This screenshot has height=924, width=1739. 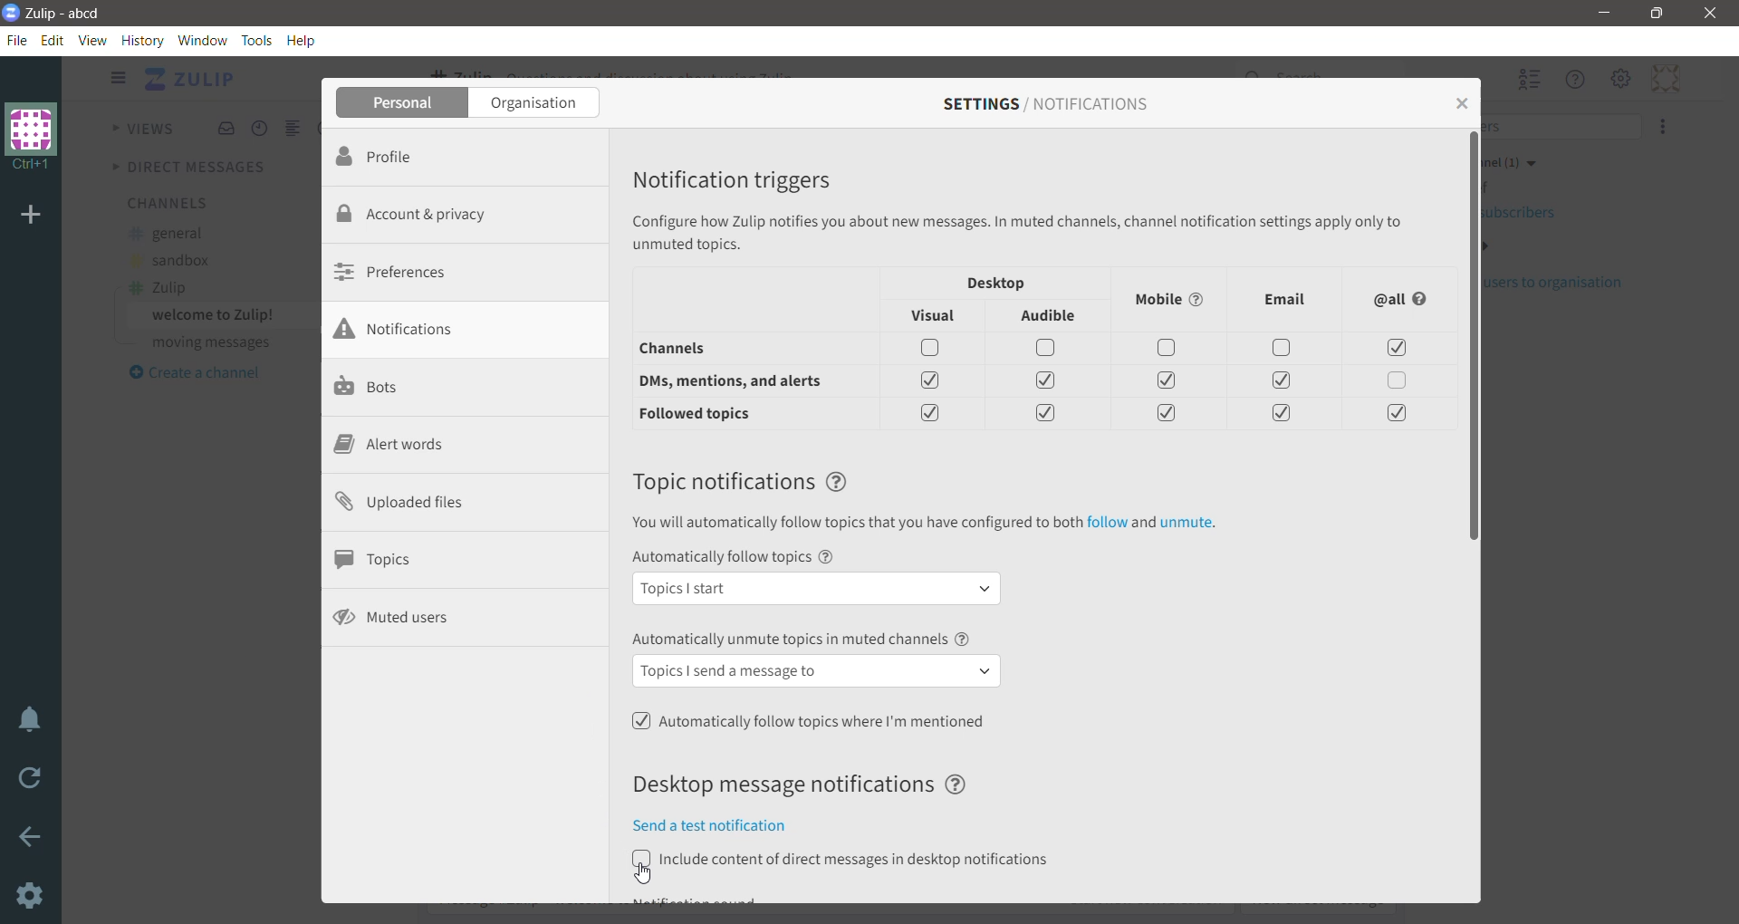 I want to click on Click to send a test notification, so click(x=725, y=825).